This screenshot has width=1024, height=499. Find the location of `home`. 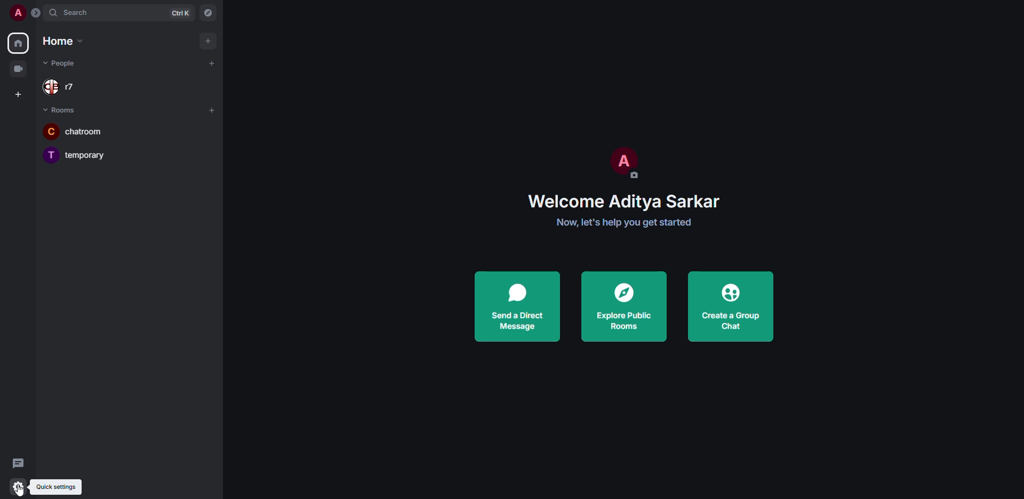

home is located at coordinates (19, 42).